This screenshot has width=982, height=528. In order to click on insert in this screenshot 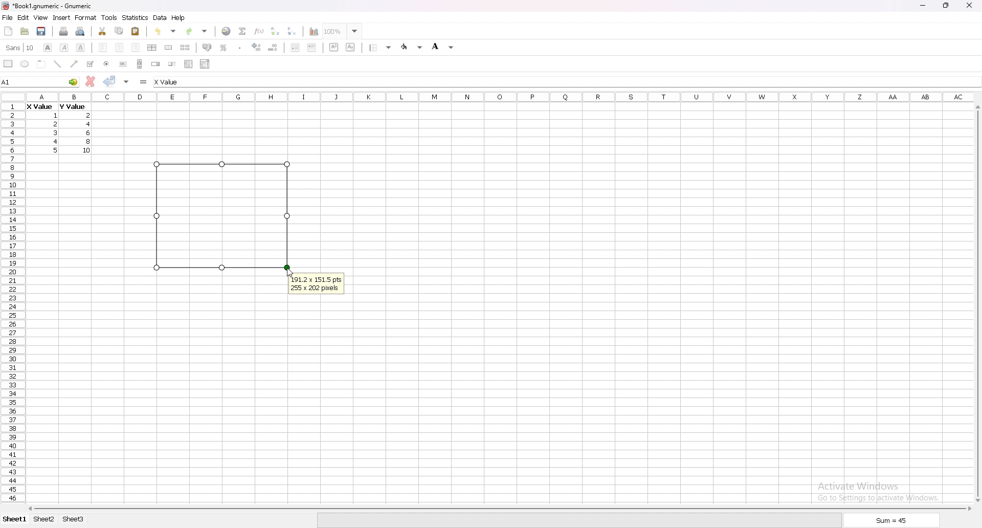, I will do `click(62, 17)`.